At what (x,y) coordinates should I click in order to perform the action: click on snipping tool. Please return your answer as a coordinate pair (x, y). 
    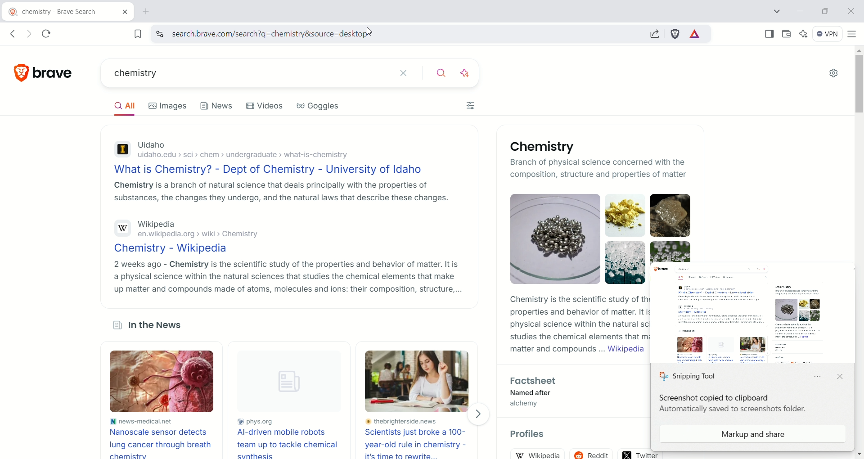
    Looking at the image, I should click on (689, 376).